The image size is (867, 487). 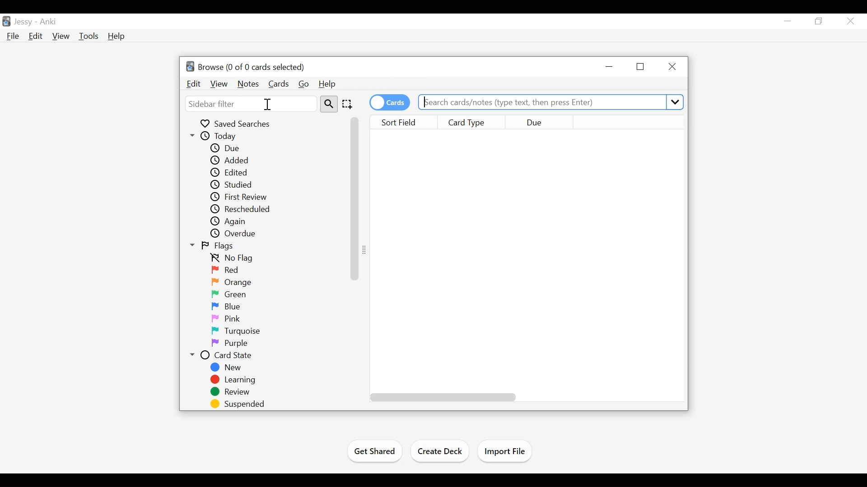 I want to click on Close, so click(x=673, y=66).